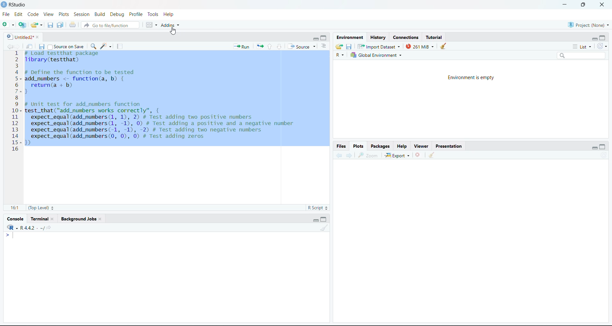  I want to click on Source, so click(302, 46).